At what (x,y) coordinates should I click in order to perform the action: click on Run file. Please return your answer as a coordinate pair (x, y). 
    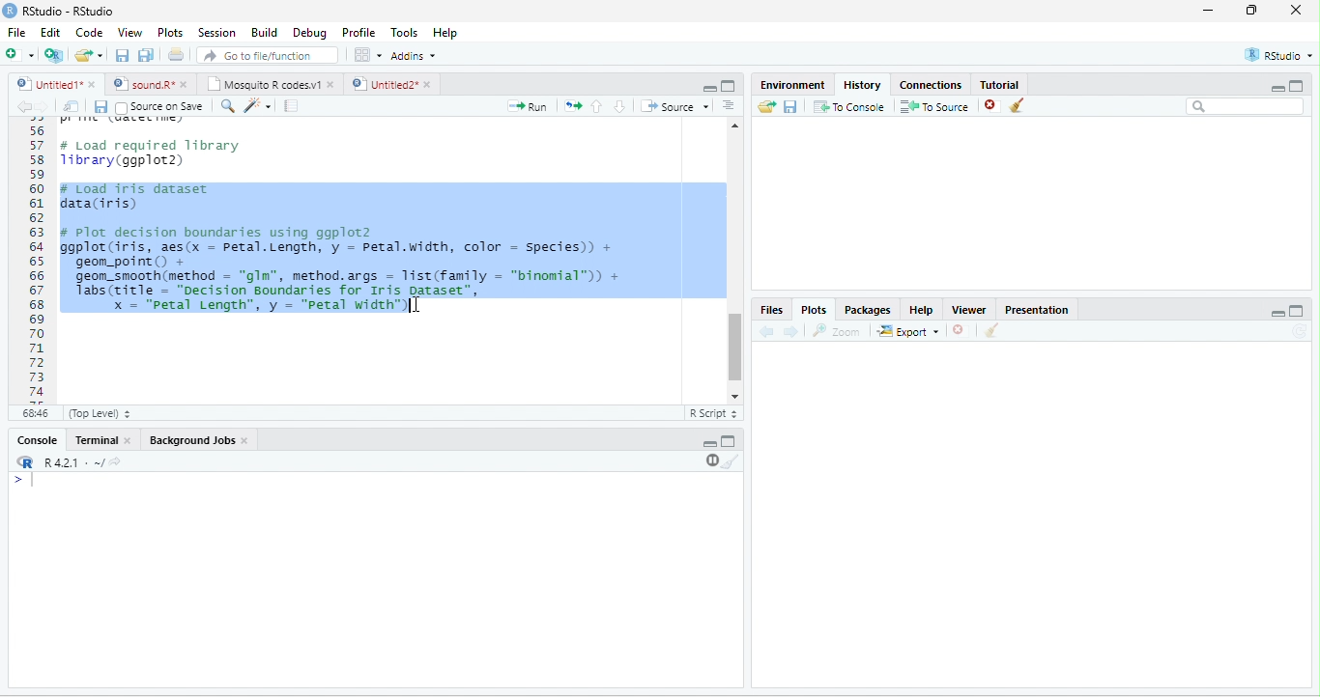
    Looking at the image, I should click on (527, 106).